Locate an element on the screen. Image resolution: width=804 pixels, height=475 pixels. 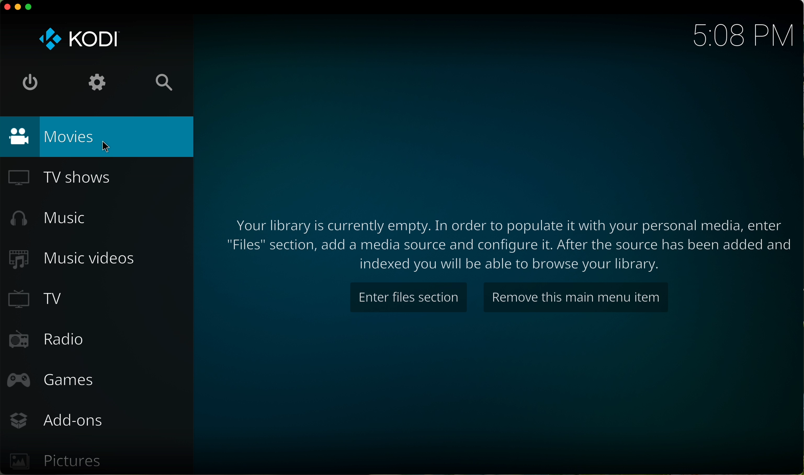
maximize is located at coordinates (29, 7).